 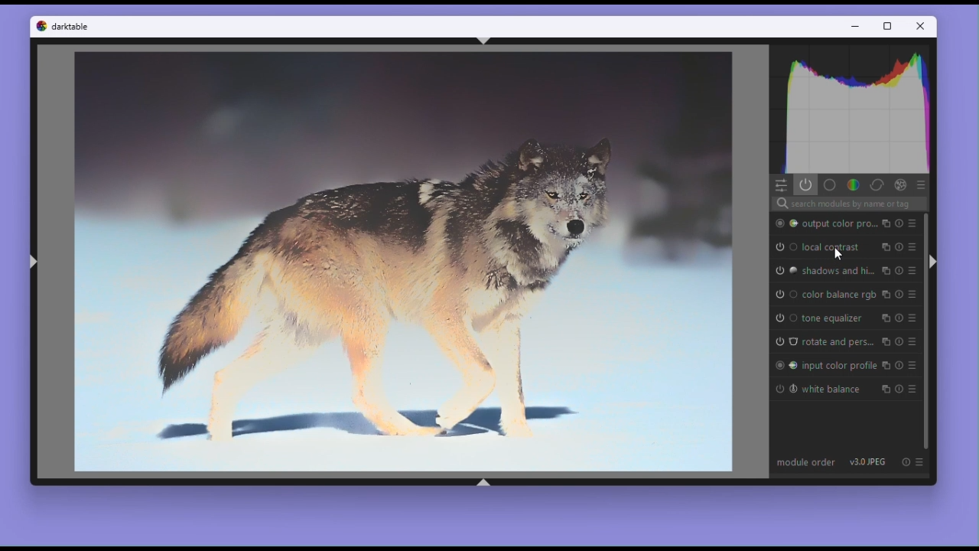 What do you see at coordinates (883, 223) in the screenshot?
I see `Multiple instance actions` at bounding box center [883, 223].